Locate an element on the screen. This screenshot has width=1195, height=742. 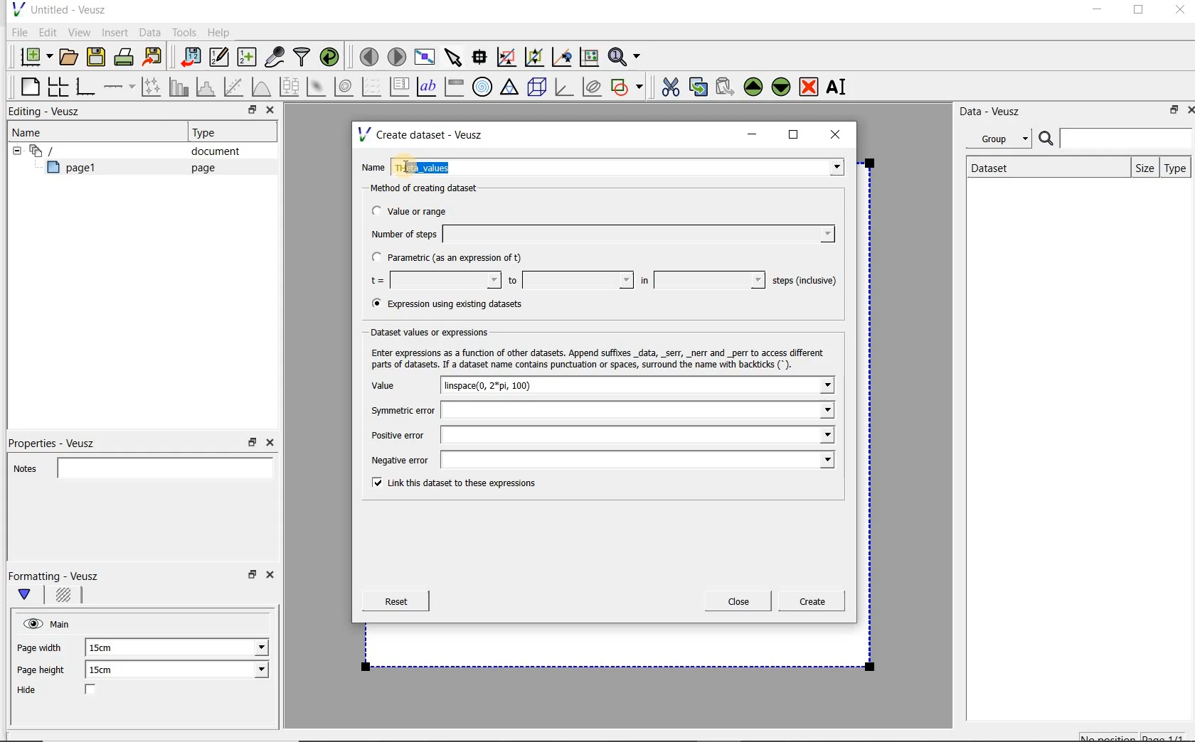
arrange graphs in a grid is located at coordinates (57, 86).